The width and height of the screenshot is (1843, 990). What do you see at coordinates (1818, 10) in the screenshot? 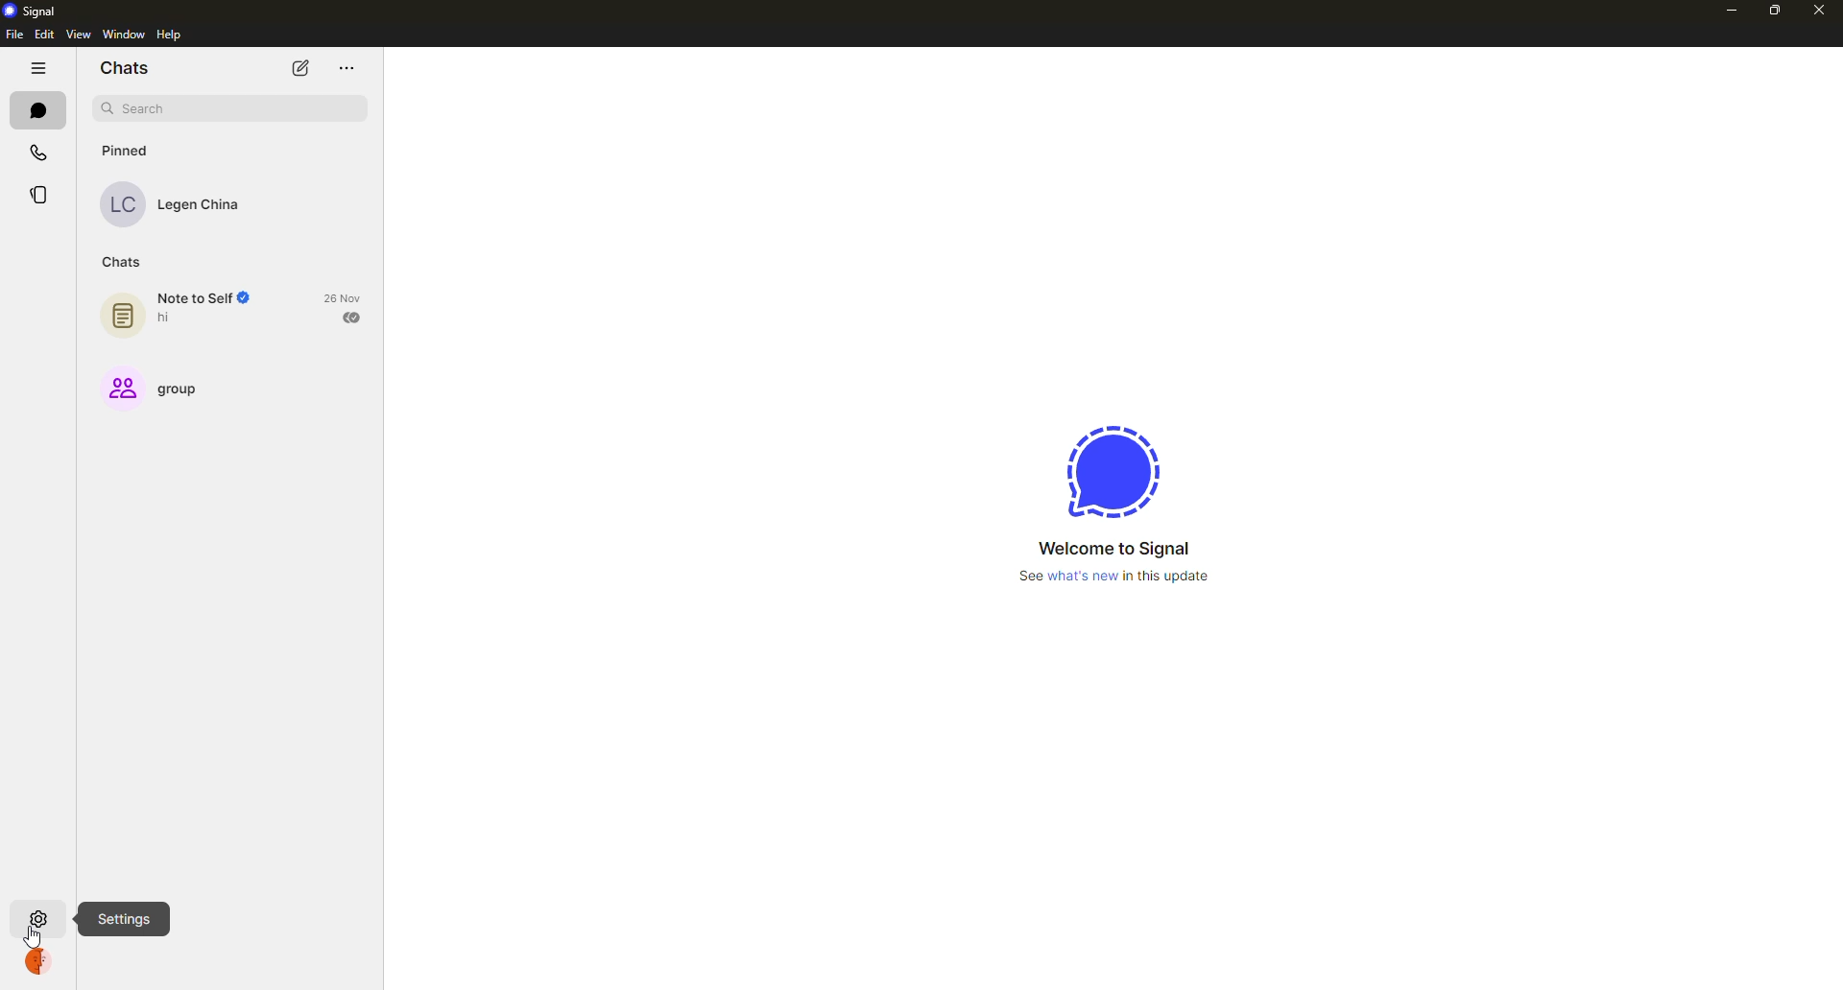
I see `close` at bounding box center [1818, 10].